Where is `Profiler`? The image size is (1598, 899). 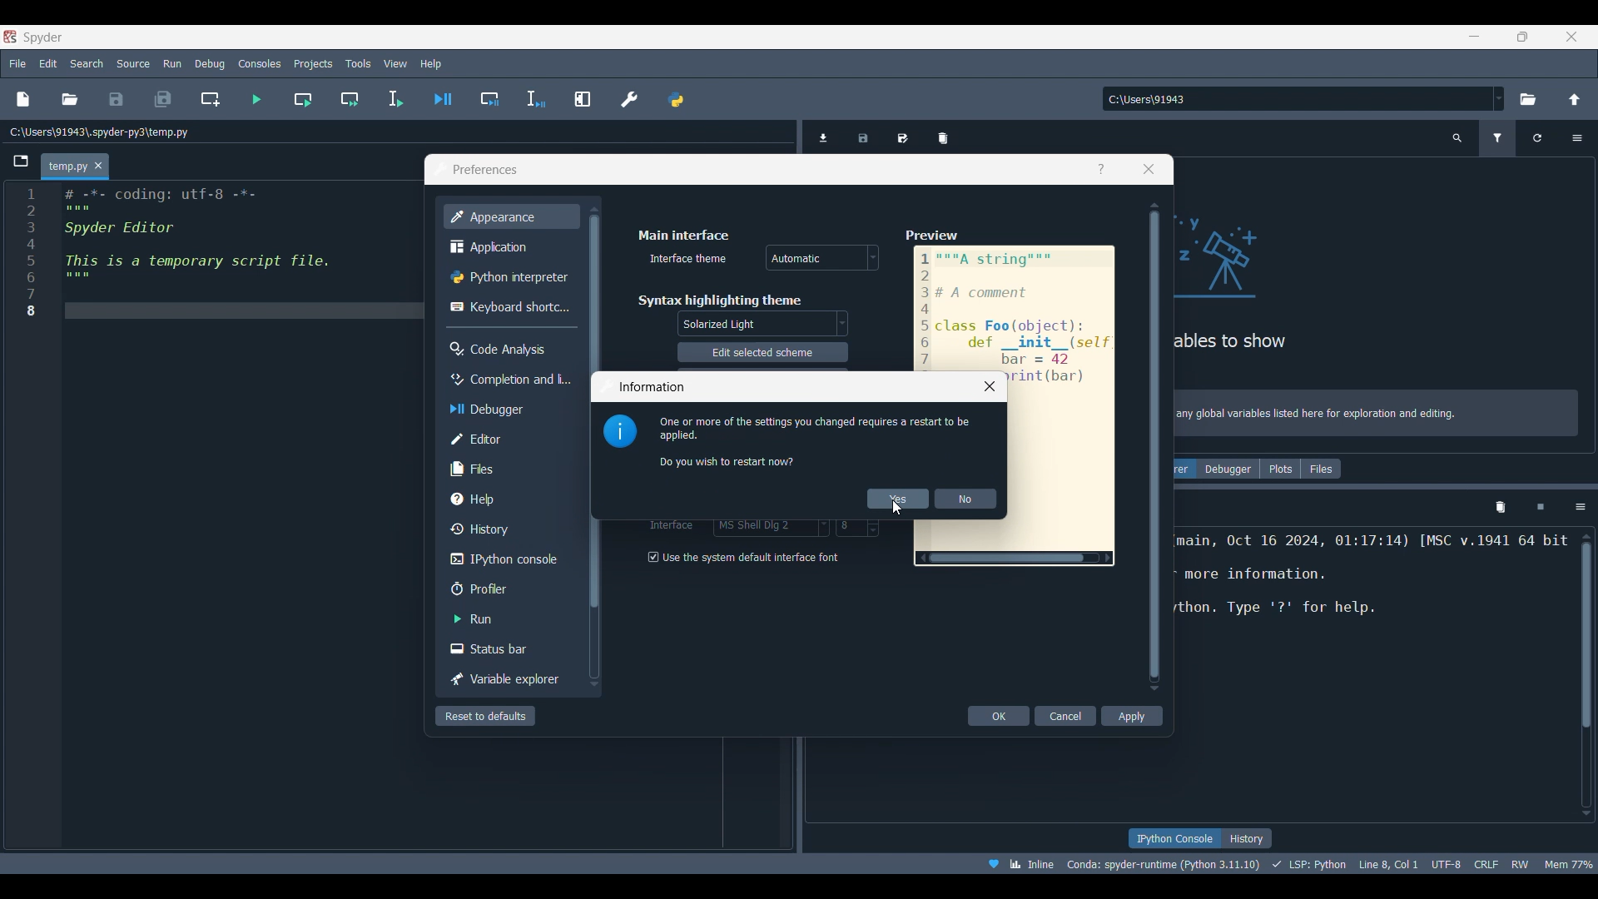 Profiler is located at coordinates (509, 589).